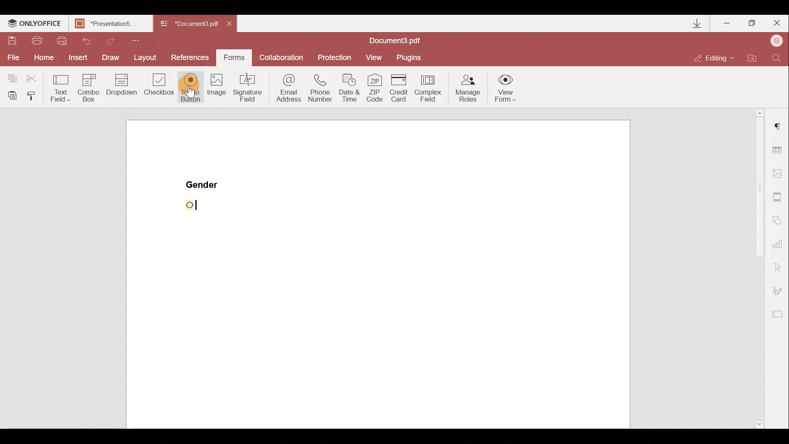  Describe the element at coordinates (65, 39) in the screenshot. I see `Quick print` at that location.